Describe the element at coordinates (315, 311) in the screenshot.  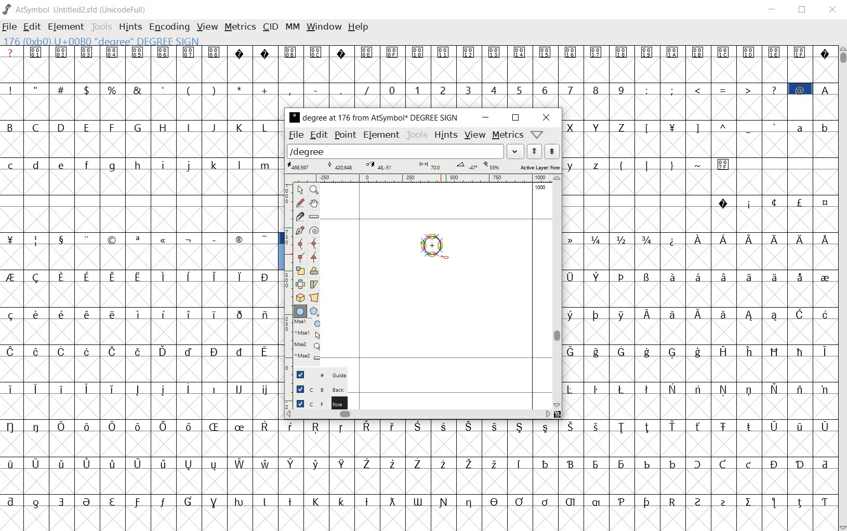
I see `polygon or star` at that location.